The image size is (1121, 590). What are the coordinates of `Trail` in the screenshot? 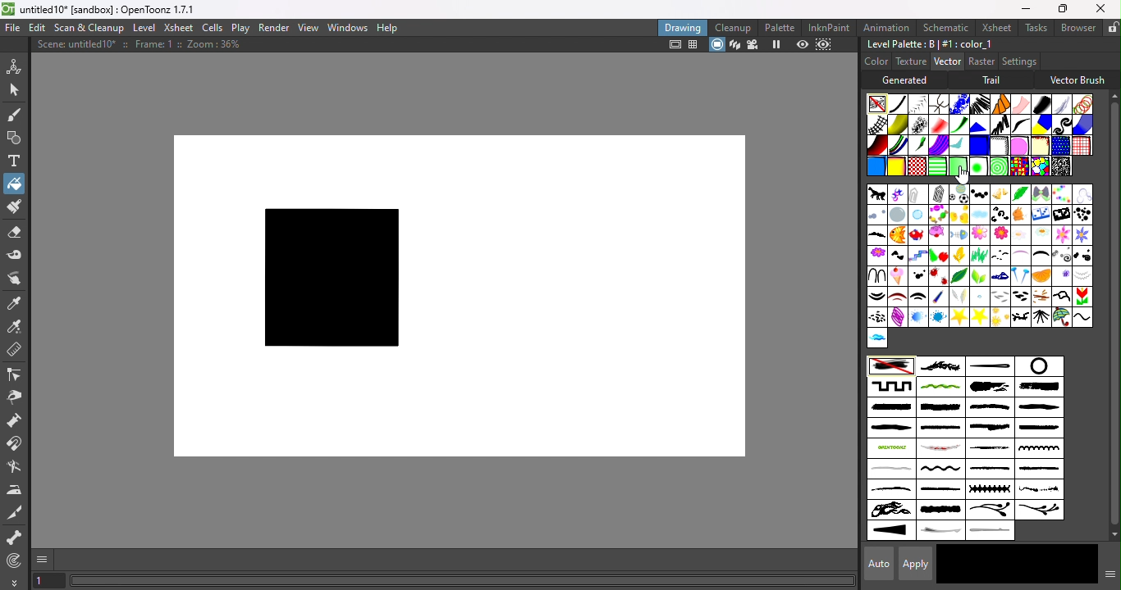 It's located at (994, 80).